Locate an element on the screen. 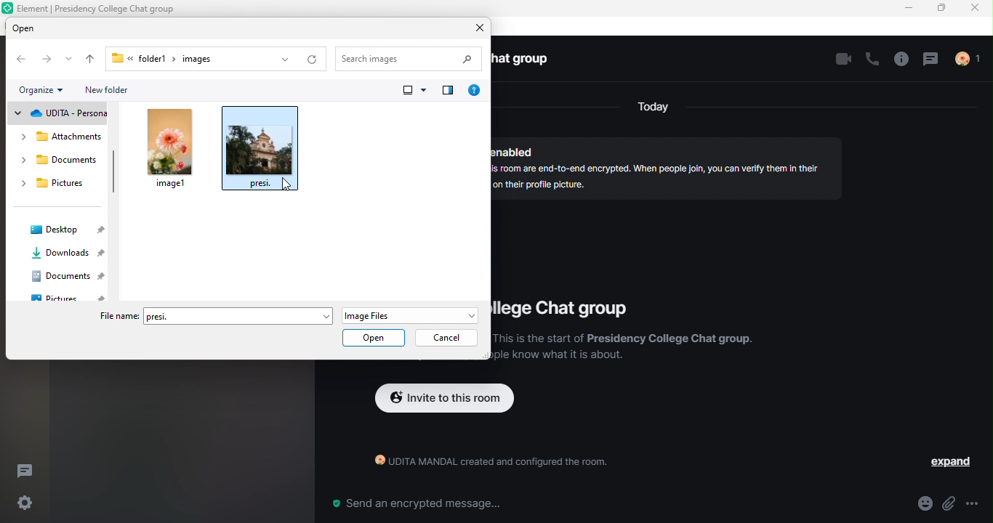 Image resolution: width=993 pixels, height=523 pixels. settings is located at coordinates (23, 503).